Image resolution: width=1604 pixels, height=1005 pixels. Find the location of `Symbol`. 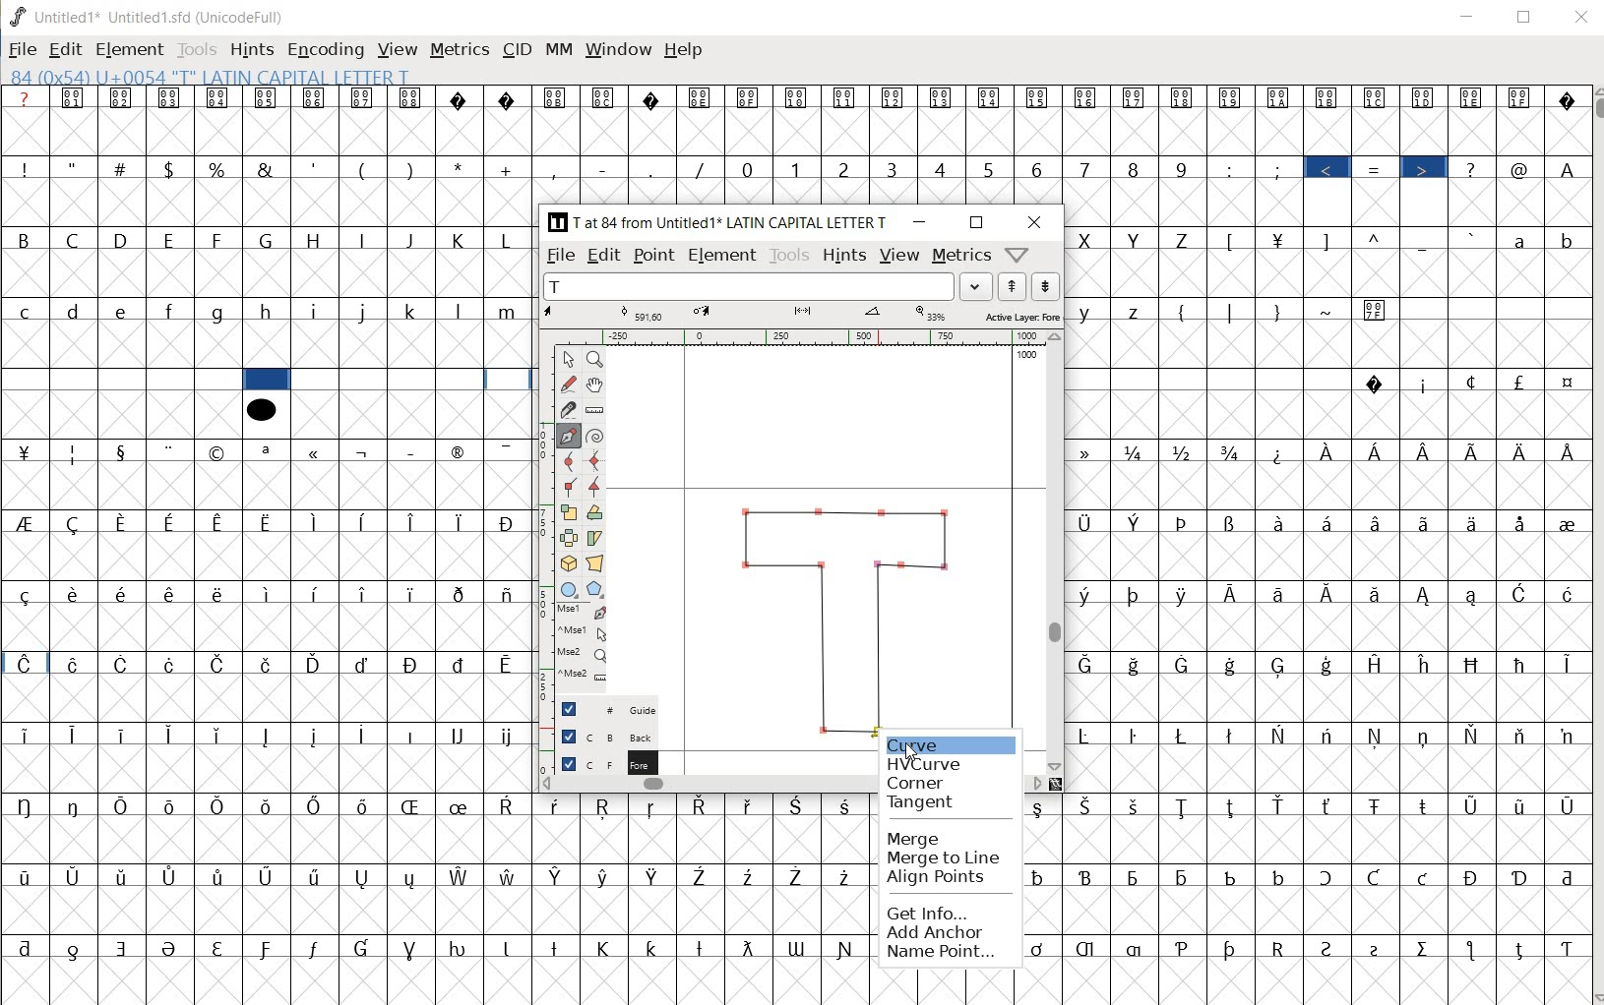

Symbol is located at coordinates (1564, 736).